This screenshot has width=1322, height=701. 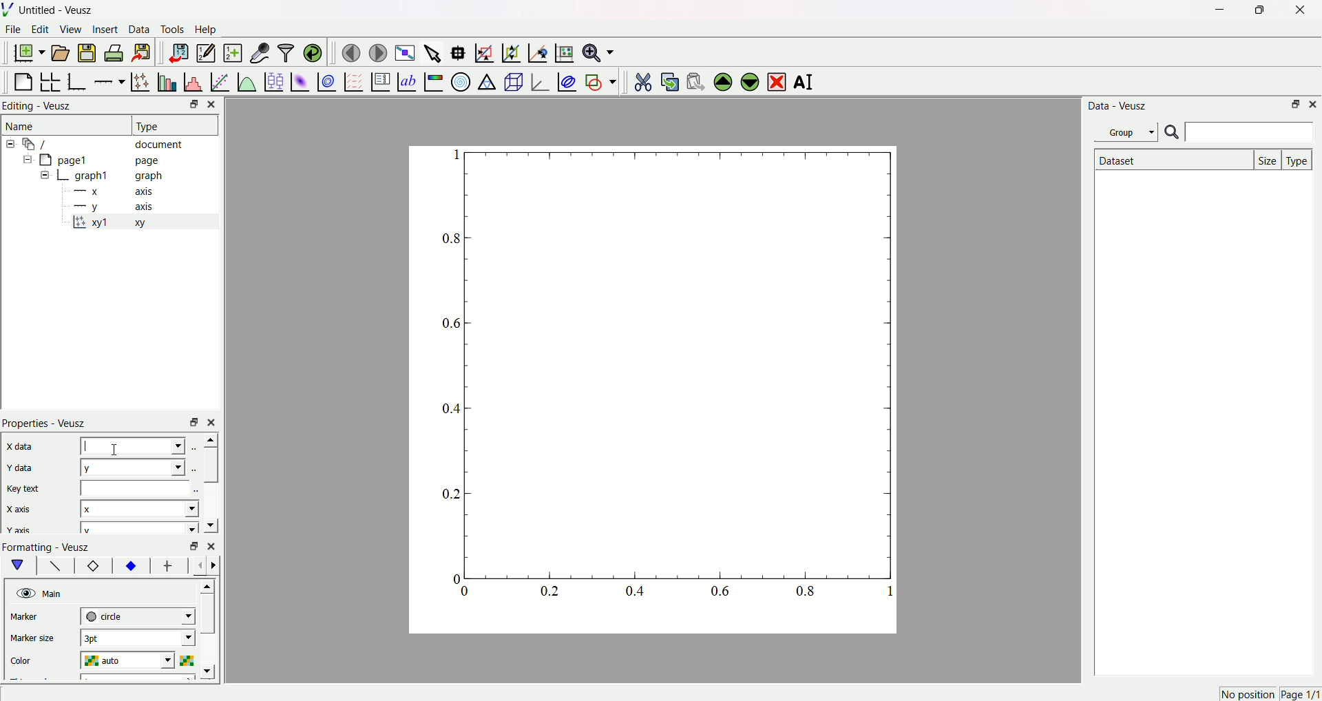 I want to click on File, so click(x=14, y=31).